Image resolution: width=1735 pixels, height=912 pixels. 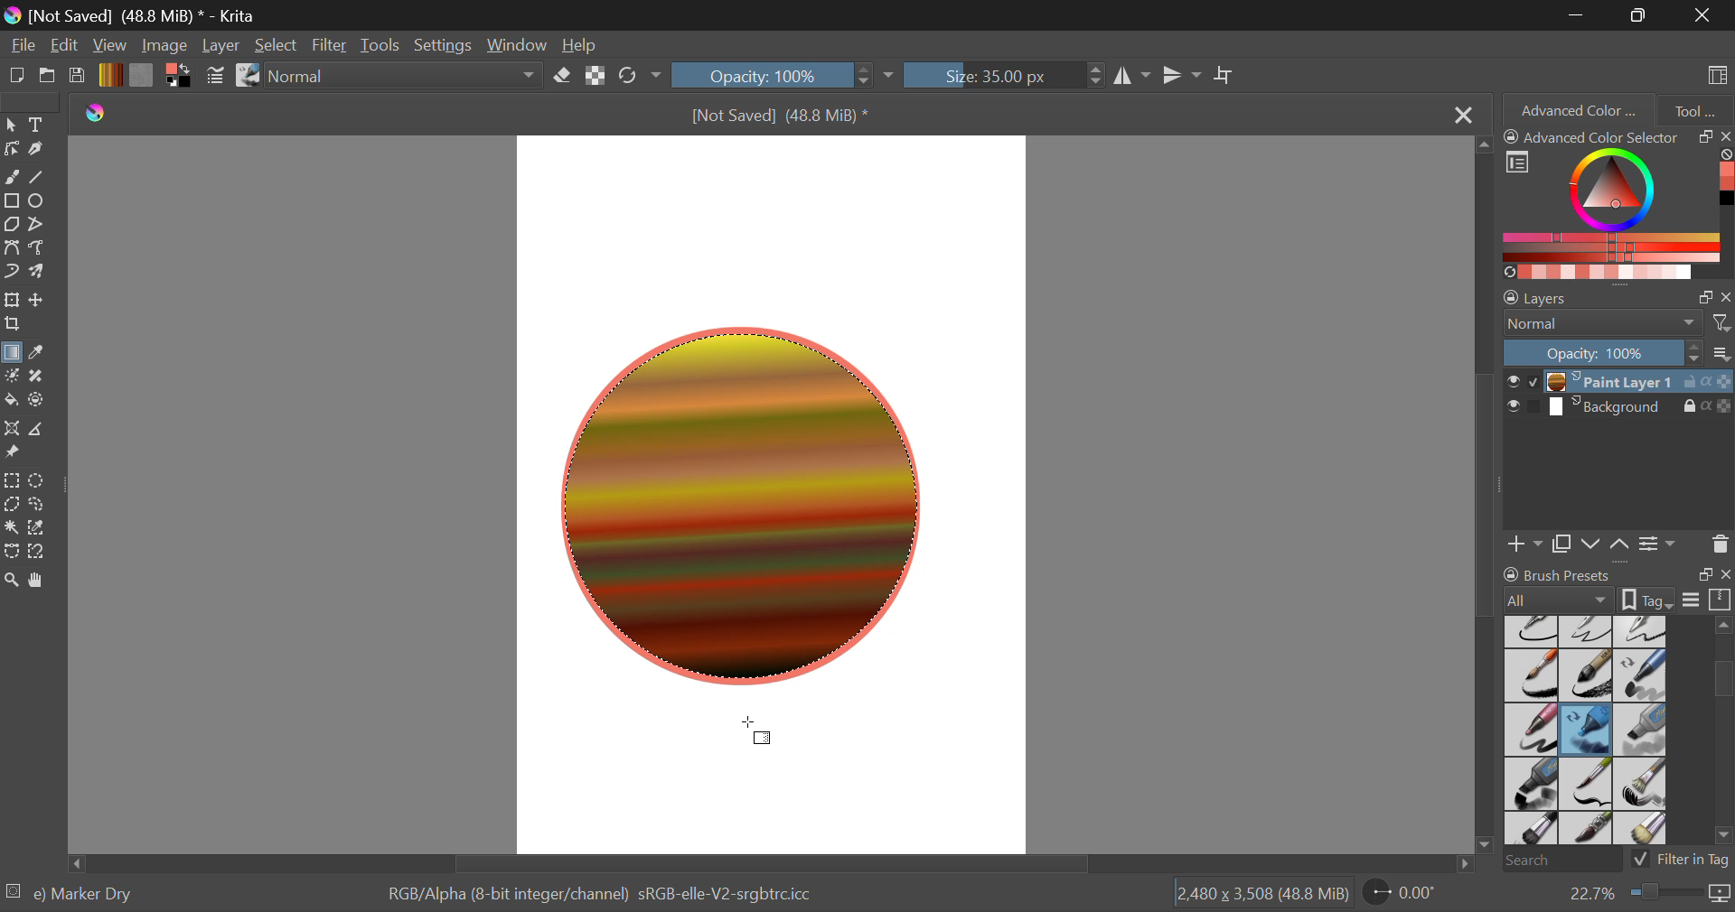 What do you see at coordinates (1226, 76) in the screenshot?
I see `Crop` at bounding box center [1226, 76].